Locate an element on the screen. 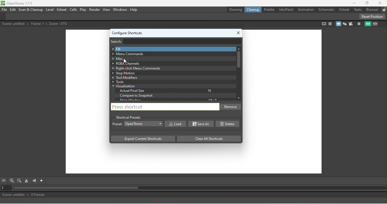 The width and height of the screenshot is (387, 204). Cursor is located at coordinates (125, 61).